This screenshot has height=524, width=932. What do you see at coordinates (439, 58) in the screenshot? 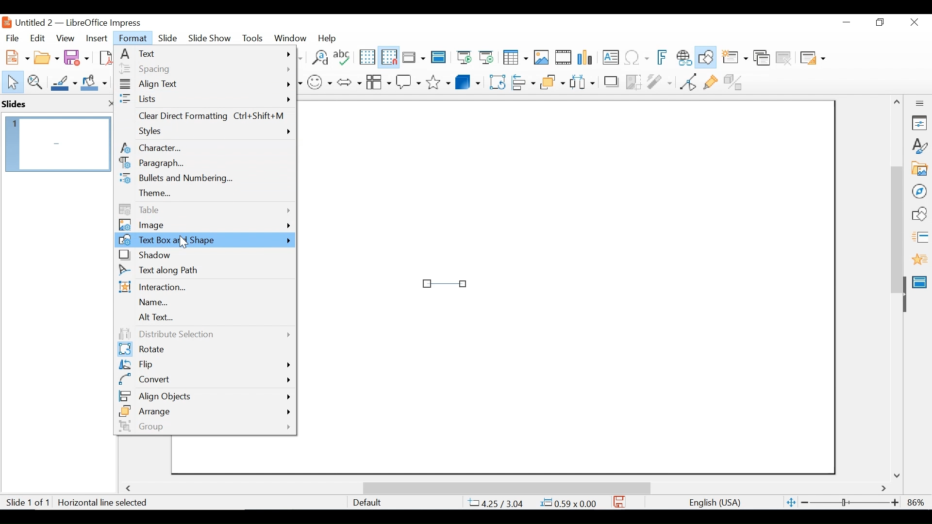
I see `Master Slides` at bounding box center [439, 58].